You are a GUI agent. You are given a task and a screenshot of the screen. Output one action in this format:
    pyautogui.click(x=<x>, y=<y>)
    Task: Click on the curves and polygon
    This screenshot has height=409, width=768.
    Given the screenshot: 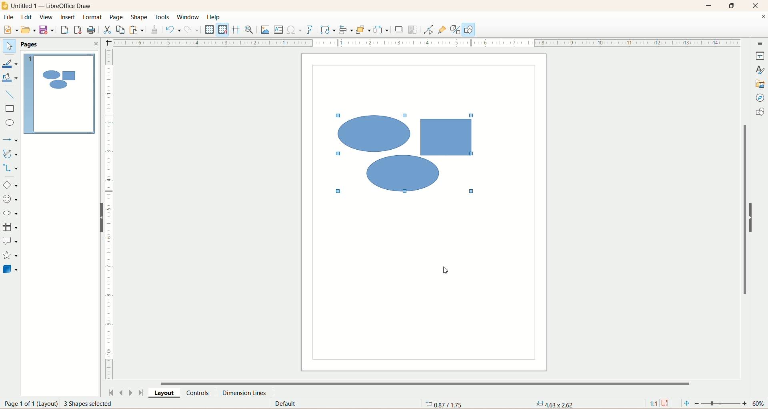 What is the action you would take?
    pyautogui.click(x=10, y=154)
    